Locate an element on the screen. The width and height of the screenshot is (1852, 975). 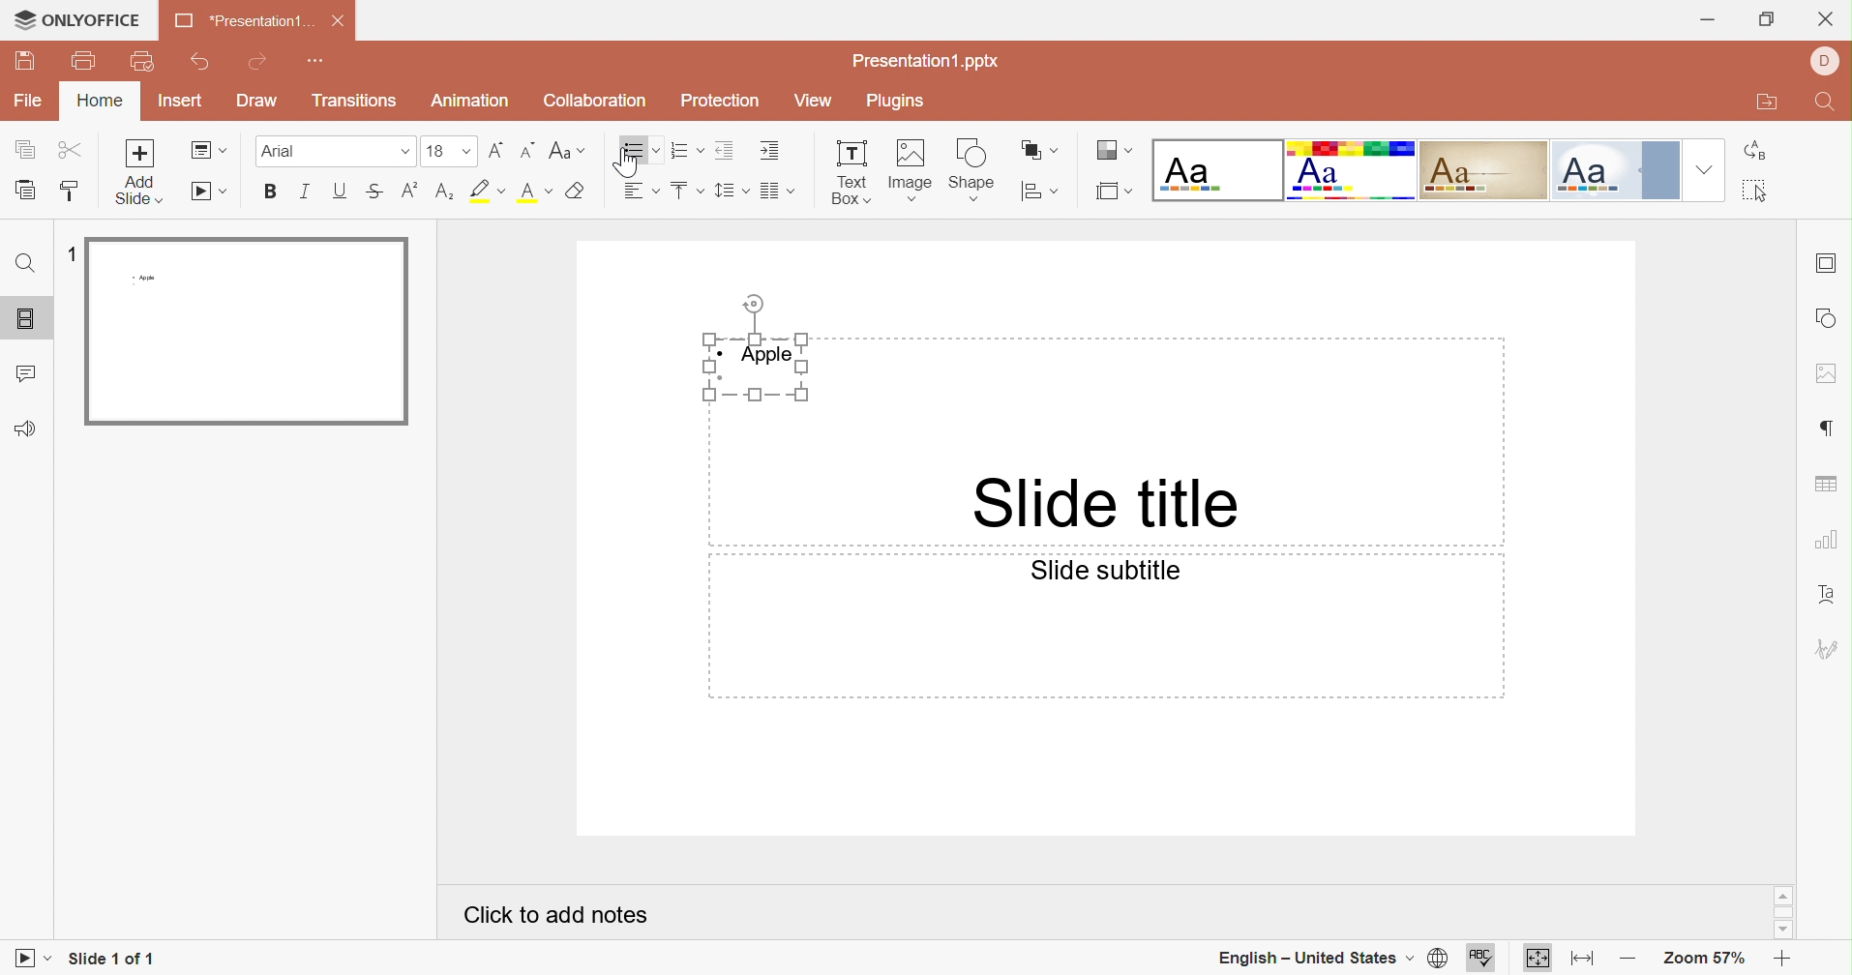
Decrement font size is located at coordinates (526, 149).